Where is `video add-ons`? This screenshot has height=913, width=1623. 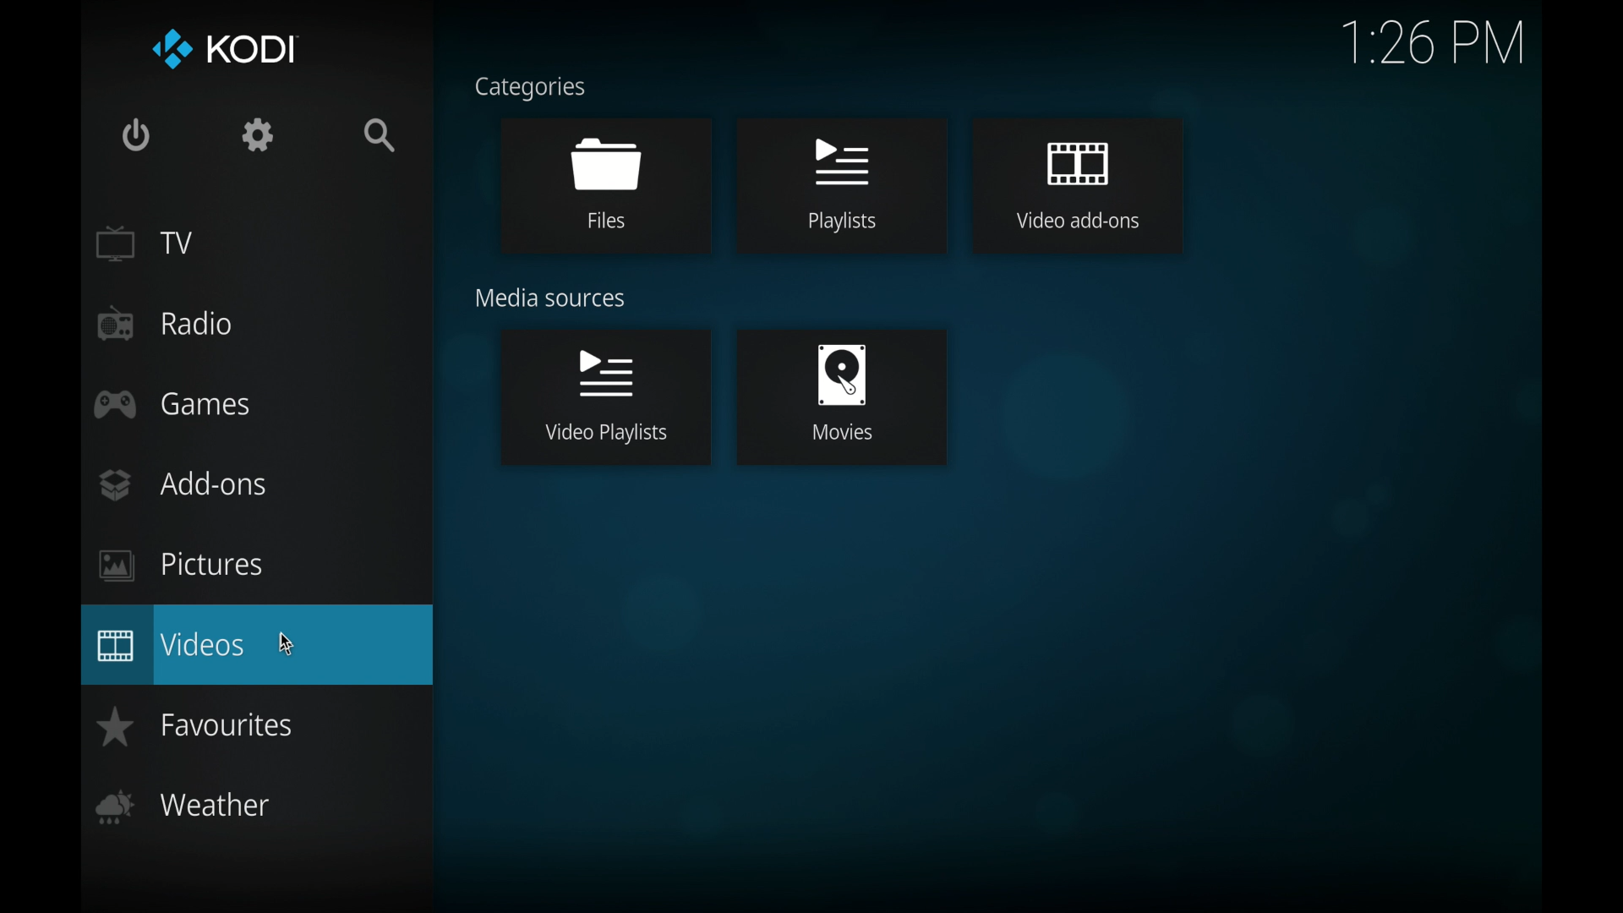
video add-ons is located at coordinates (1076, 185).